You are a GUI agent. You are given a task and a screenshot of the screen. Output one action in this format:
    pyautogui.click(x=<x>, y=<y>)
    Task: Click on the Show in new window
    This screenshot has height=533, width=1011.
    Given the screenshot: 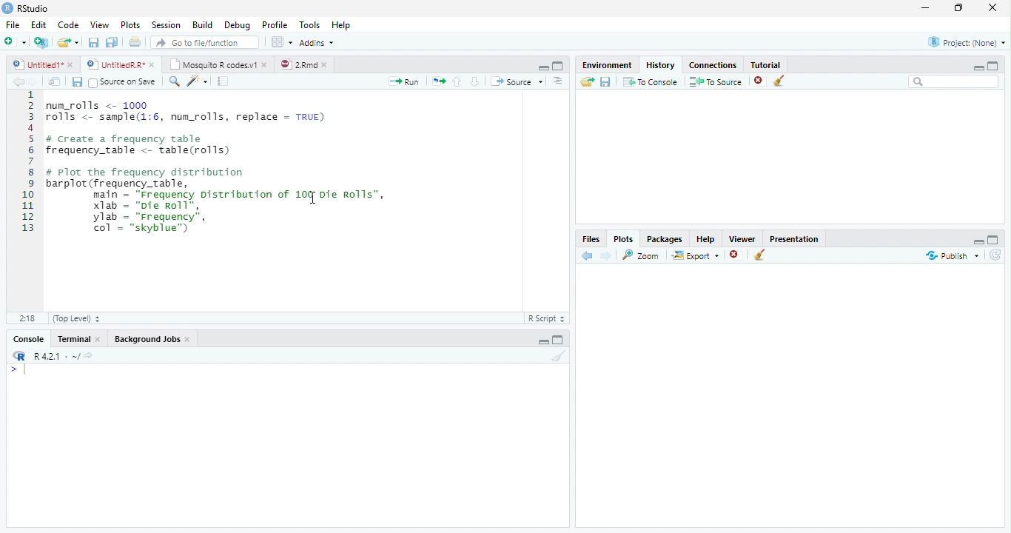 What is the action you would take?
    pyautogui.click(x=56, y=81)
    